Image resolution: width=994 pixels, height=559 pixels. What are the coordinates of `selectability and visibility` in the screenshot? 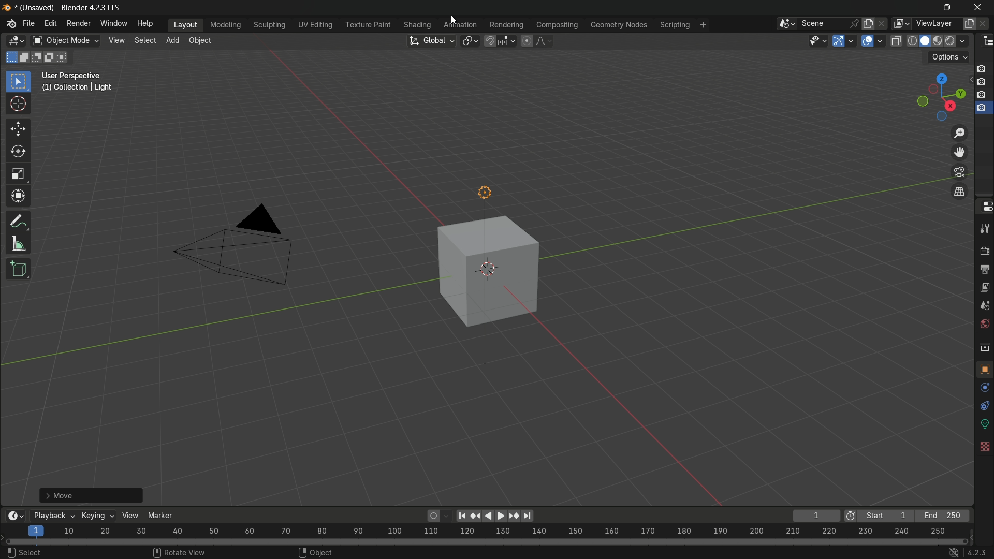 It's located at (818, 39).